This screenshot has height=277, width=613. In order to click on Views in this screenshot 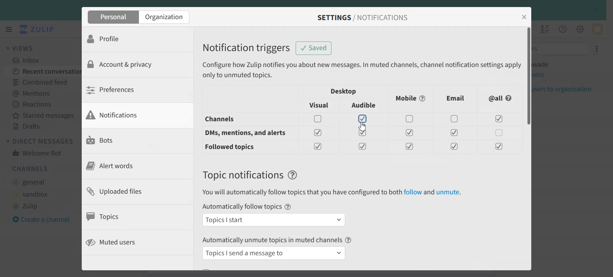, I will do `click(24, 48)`.